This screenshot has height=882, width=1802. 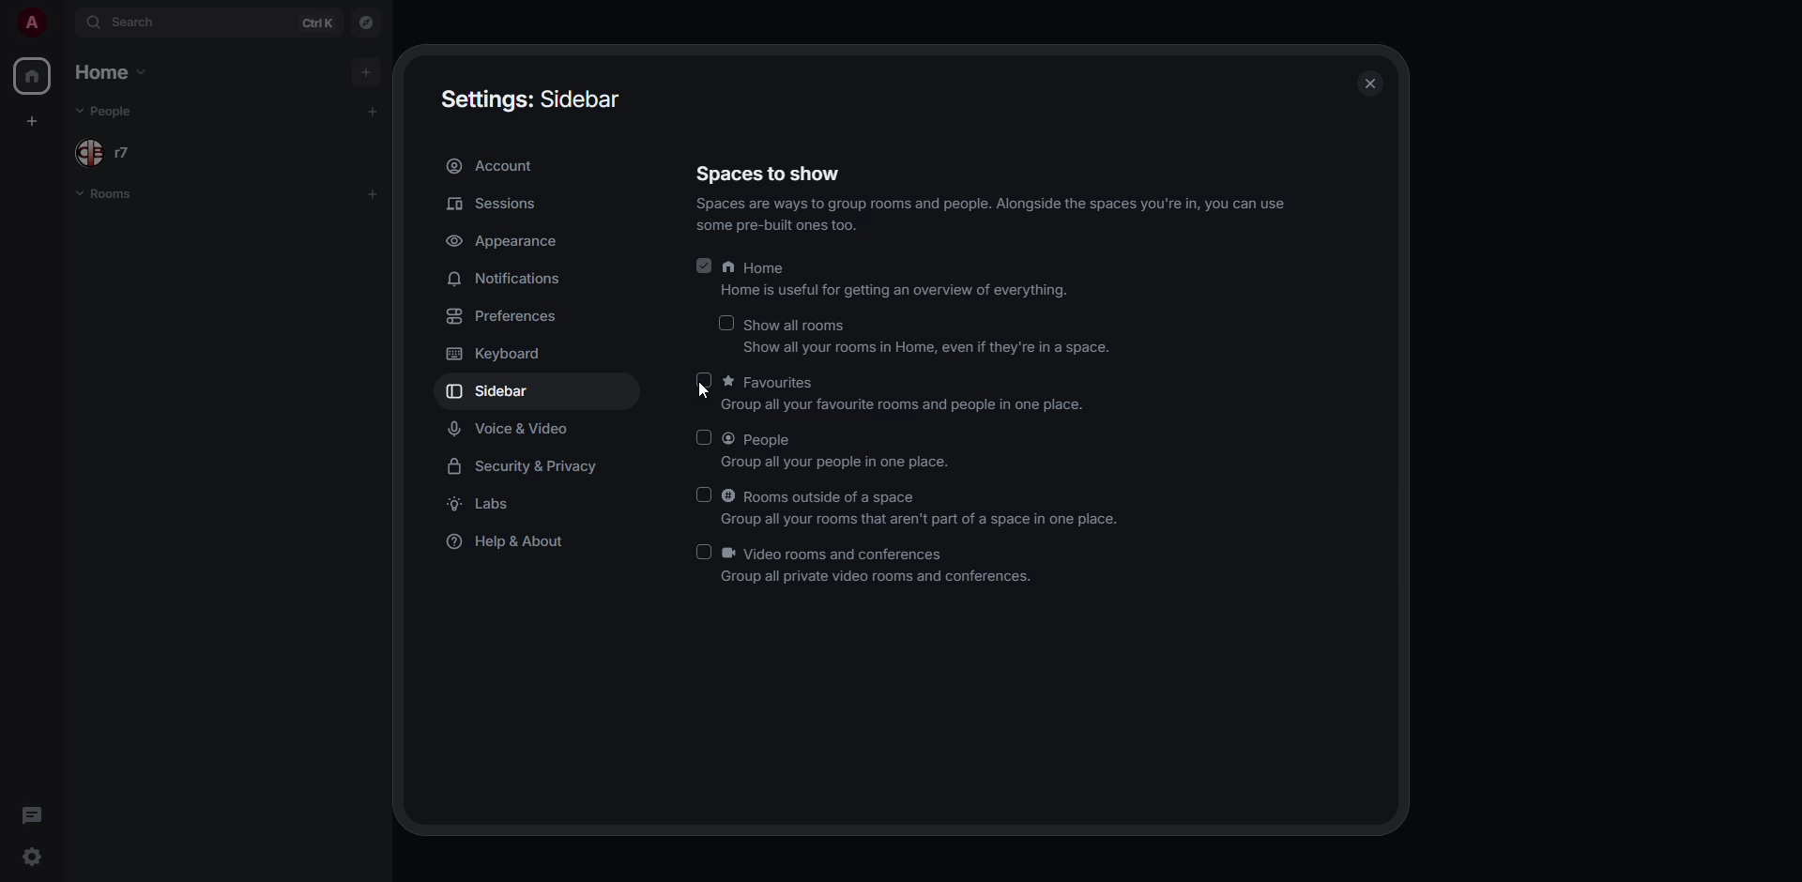 I want to click on Show all rooms Show all your rooms in Home, even if they're in a space., so click(x=930, y=334).